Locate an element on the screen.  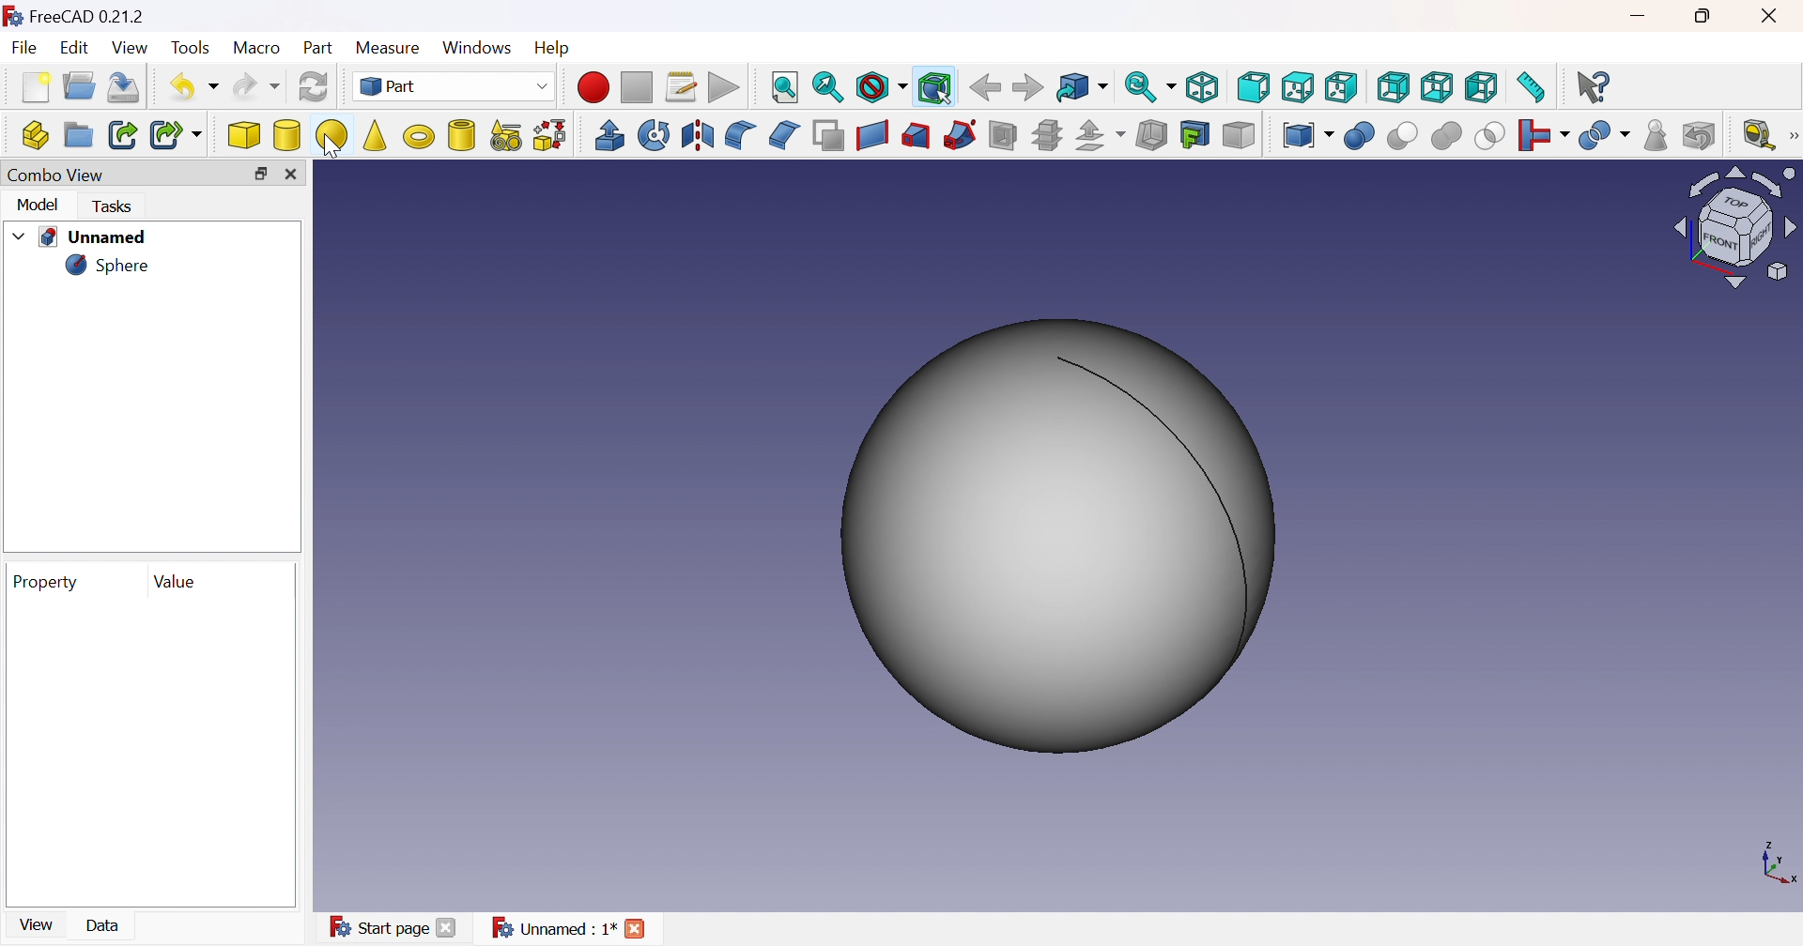
Macros is located at coordinates (682, 87).